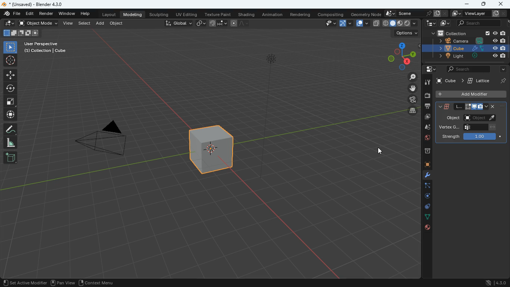 The height and width of the screenshot is (287, 510). I want to click on blender, so click(12, 13).